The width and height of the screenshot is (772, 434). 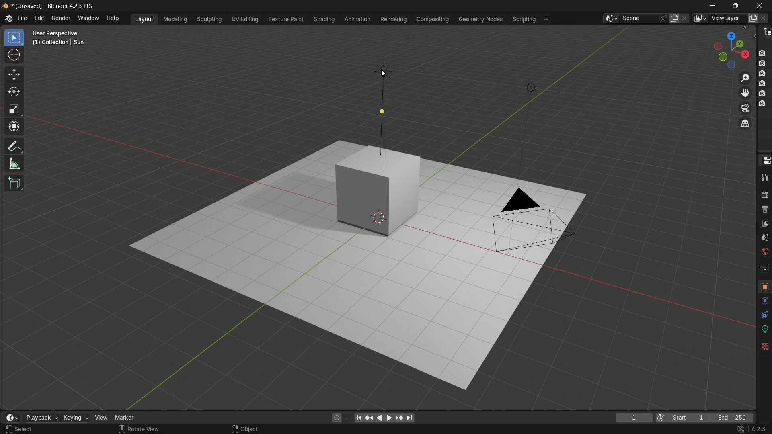 I want to click on 4.2.3, so click(x=758, y=429).